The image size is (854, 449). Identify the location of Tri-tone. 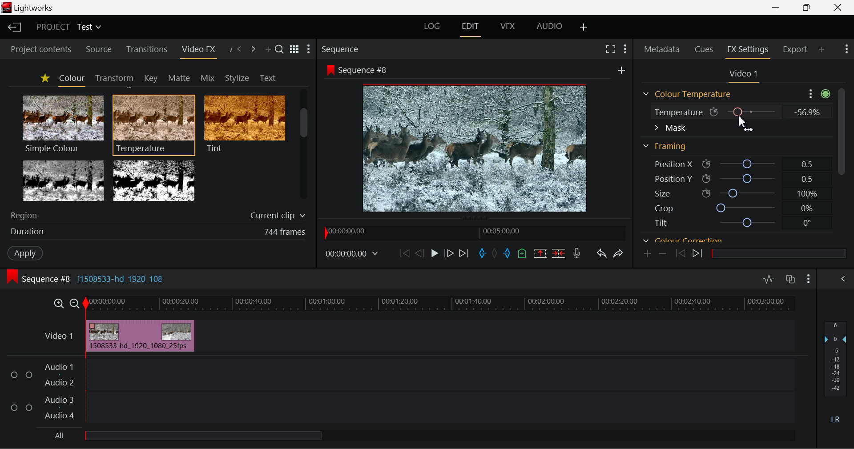
(64, 180).